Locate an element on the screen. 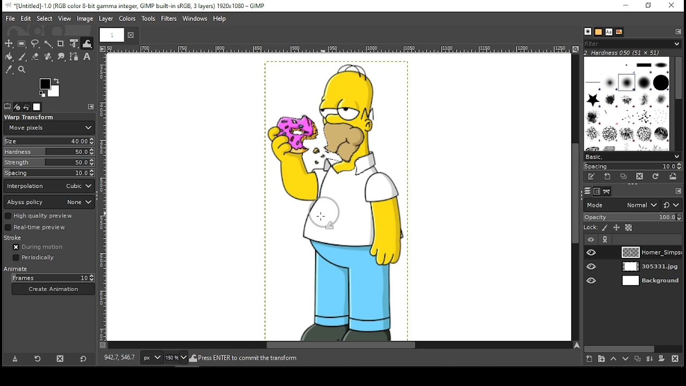  size is located at coordinates (49, 141).